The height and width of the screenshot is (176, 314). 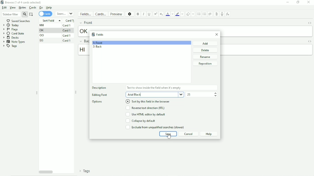 I want to click on Card 1, so click(x=67, y=30).